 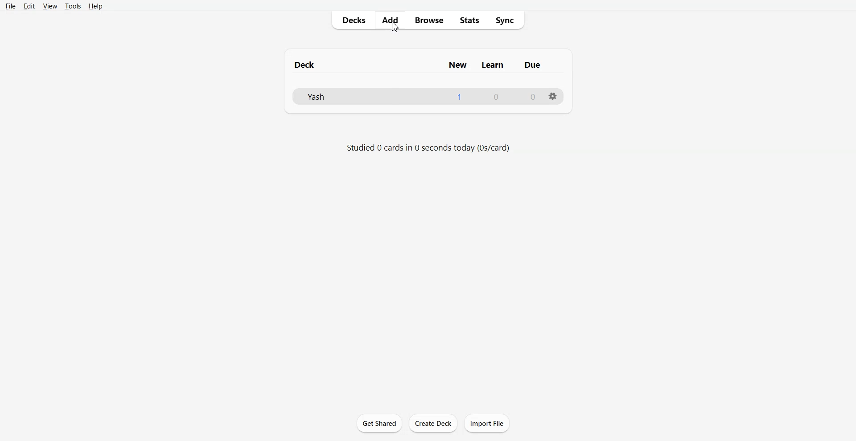 I want to click on create Deck, so click(x=433, y=423).